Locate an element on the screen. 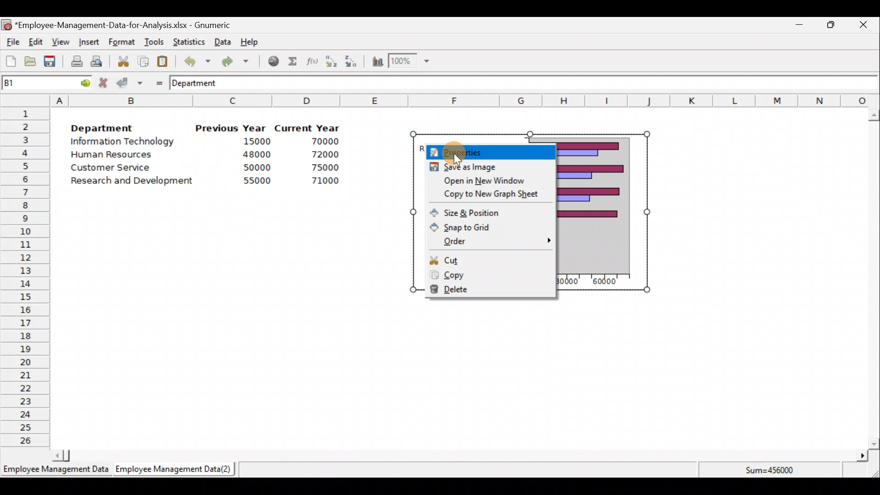  55000 is located at coordinates (258, 181).